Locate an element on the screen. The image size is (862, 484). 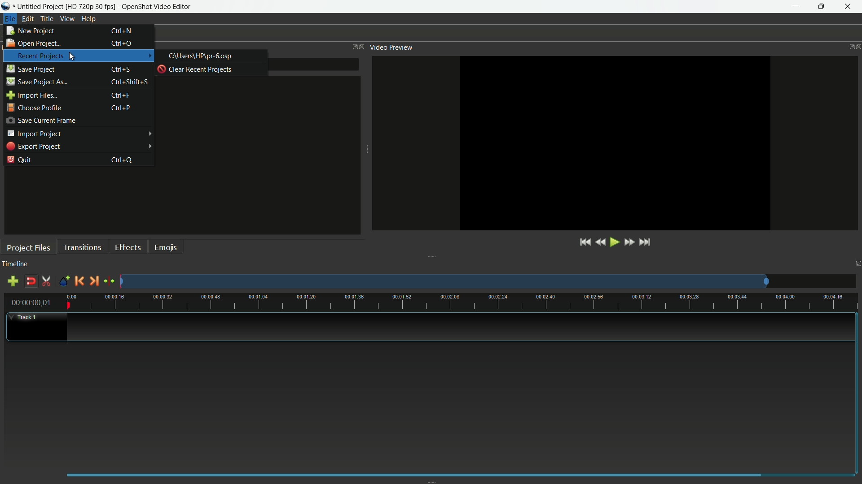
create marker is located at coordinates (64, 282).